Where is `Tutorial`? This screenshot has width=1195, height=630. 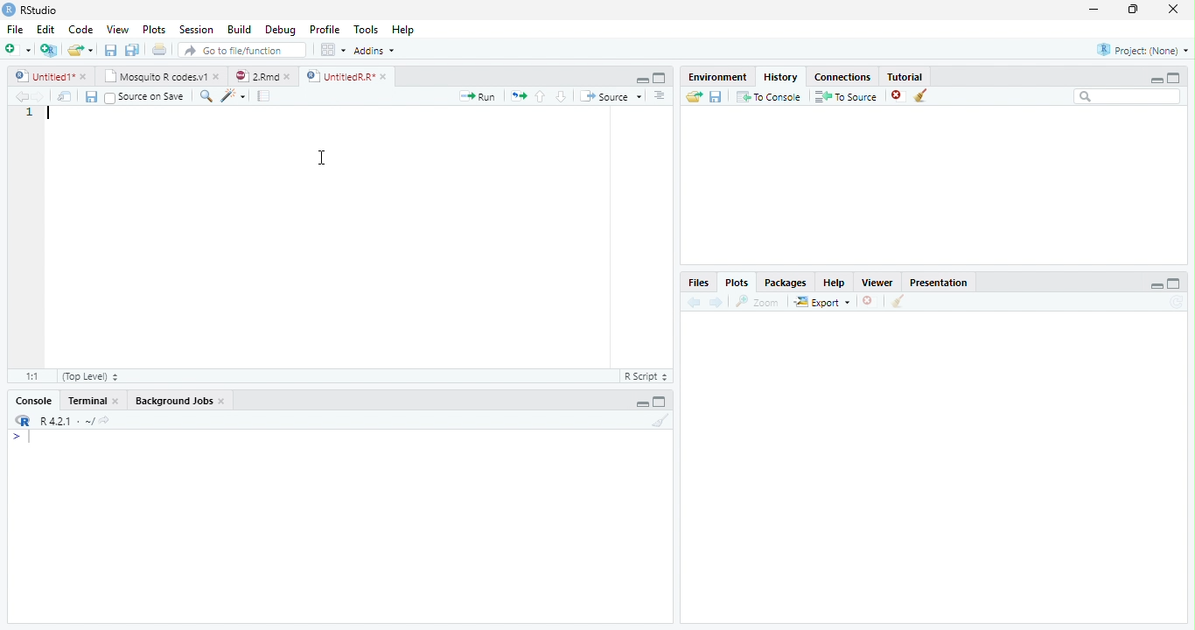
Tutorial is located at coordinates (906, 76).